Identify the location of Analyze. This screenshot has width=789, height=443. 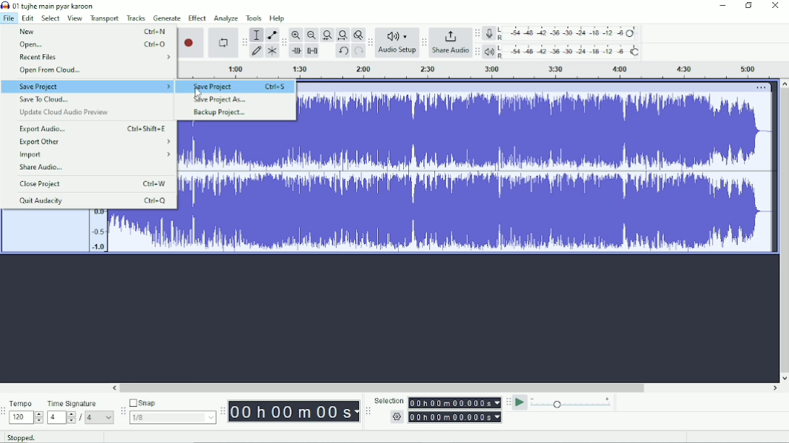
(226, 18).